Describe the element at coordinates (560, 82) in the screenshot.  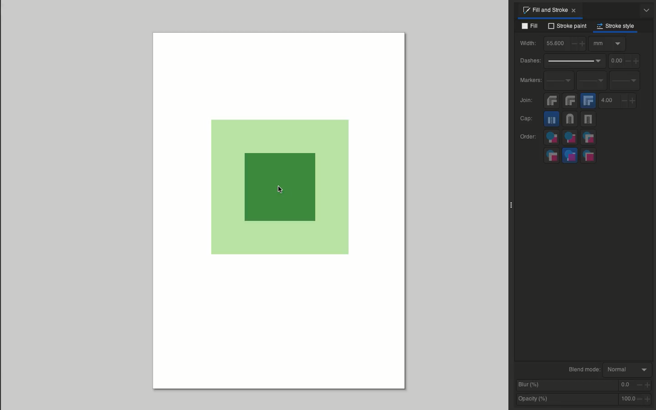
I see `Start markers` at that location.